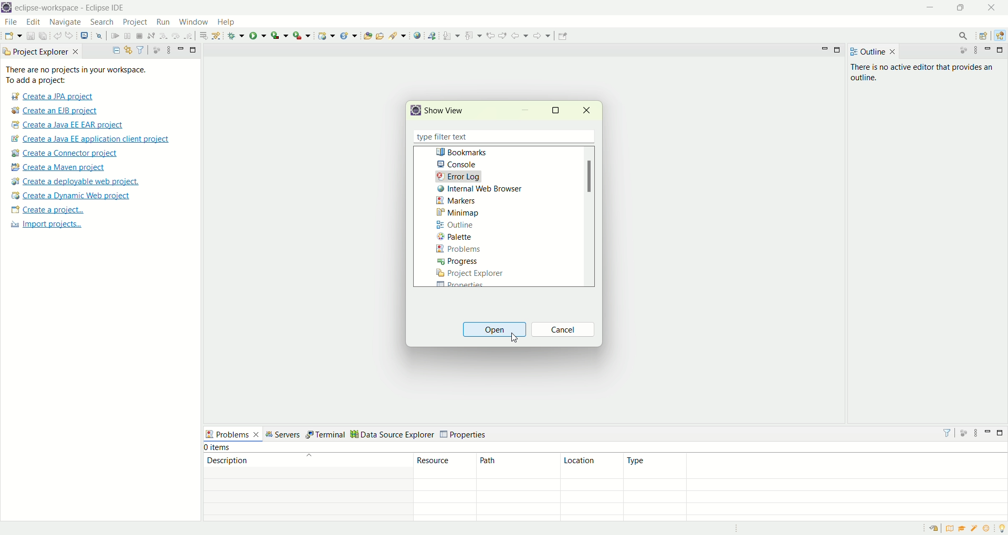 The height and width of the screenshot is (535, 1008). I want to click on type filter text, so click(444, 136).